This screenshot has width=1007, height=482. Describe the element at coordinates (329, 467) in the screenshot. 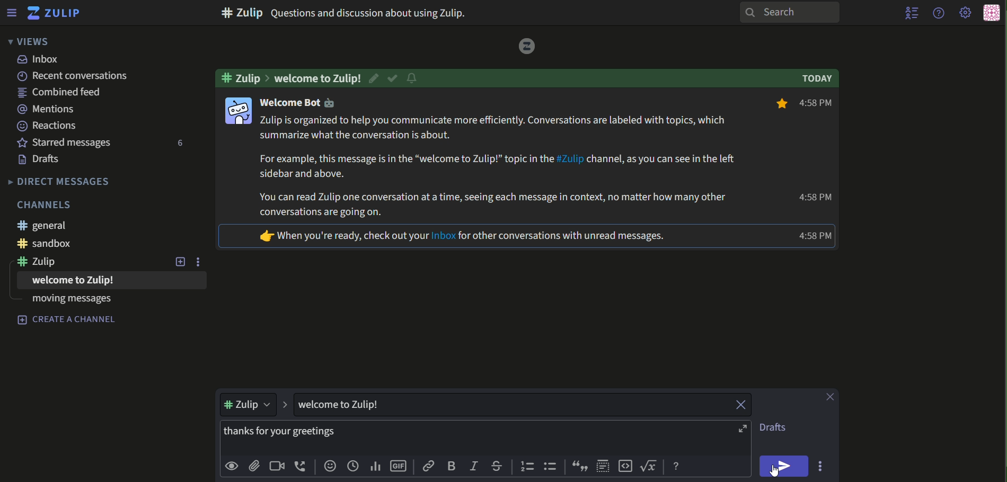

I see `add emoji` at that location.